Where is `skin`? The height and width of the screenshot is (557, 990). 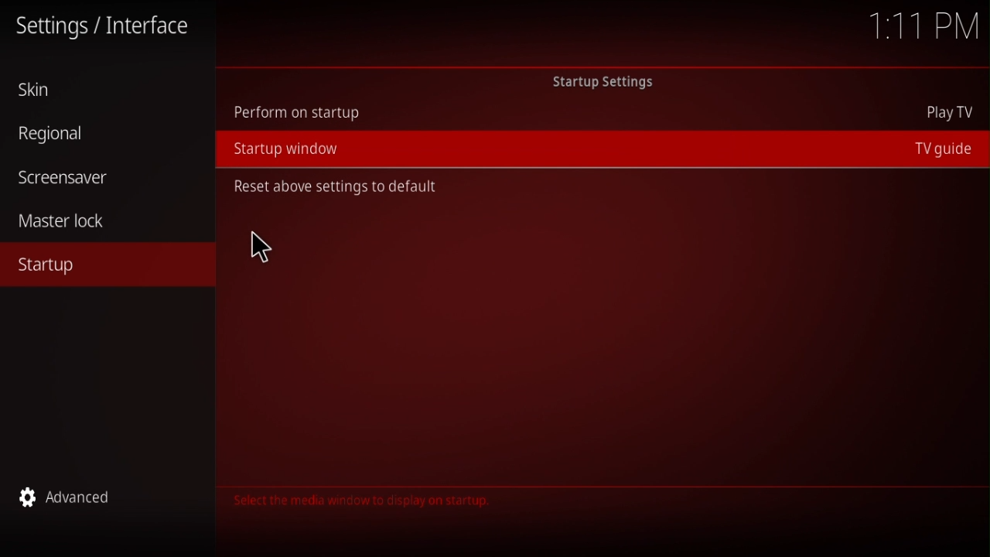 skin is located at coordinates (43, 91).